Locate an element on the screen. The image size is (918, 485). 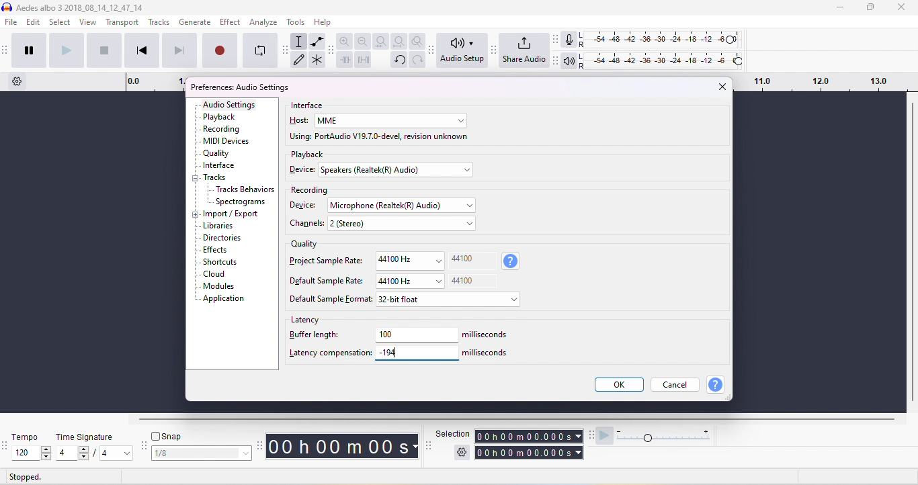
selection toolbar is located at coordinates (428, 445).